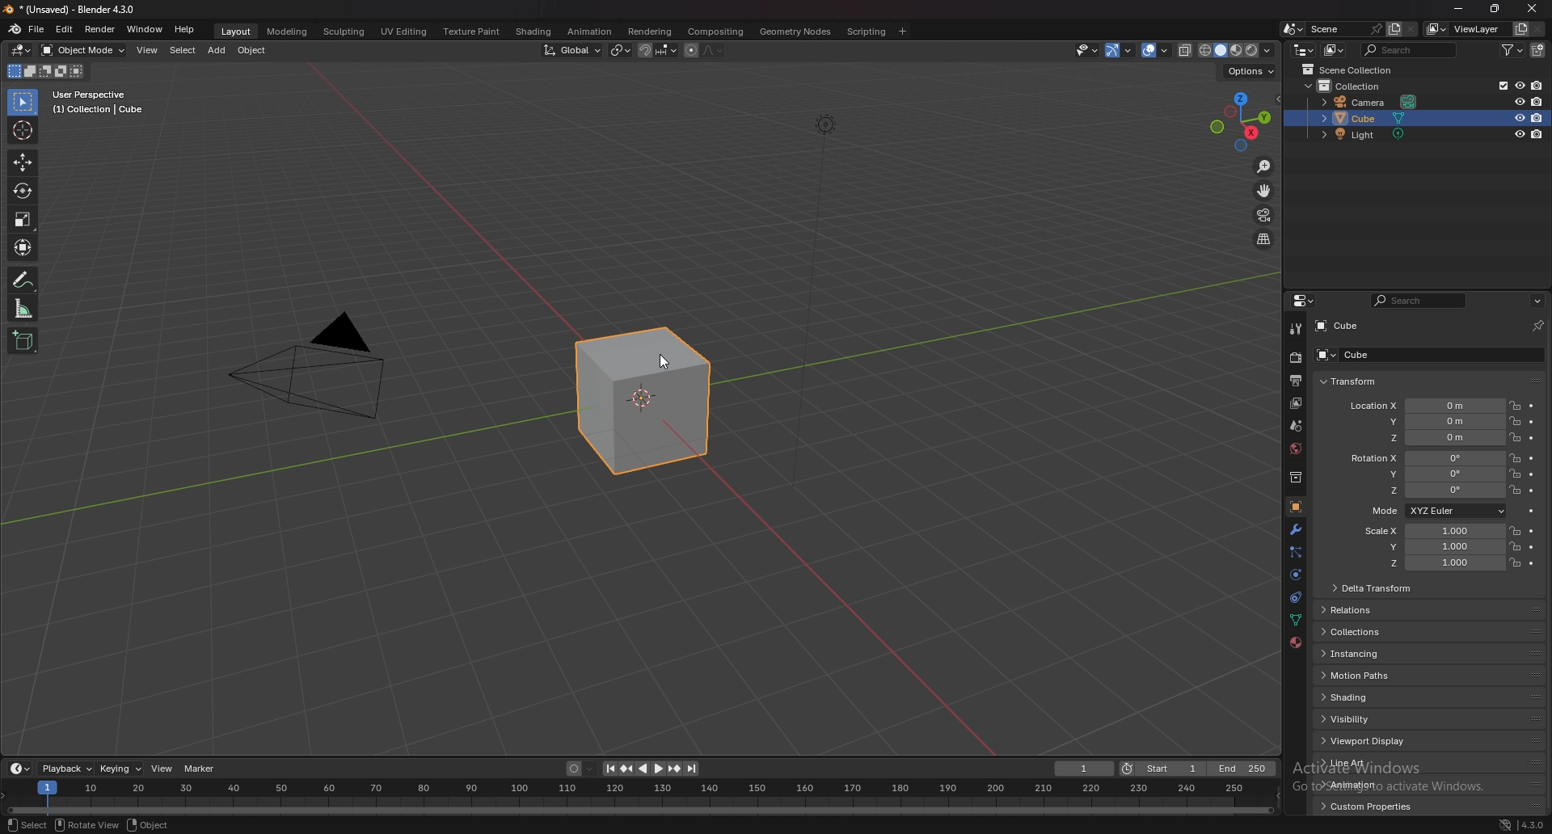  What do you see at coordinates (1242, 120) in the screenshot?
I see `use a preset viewpoint` at bounding box center [1242, 120].